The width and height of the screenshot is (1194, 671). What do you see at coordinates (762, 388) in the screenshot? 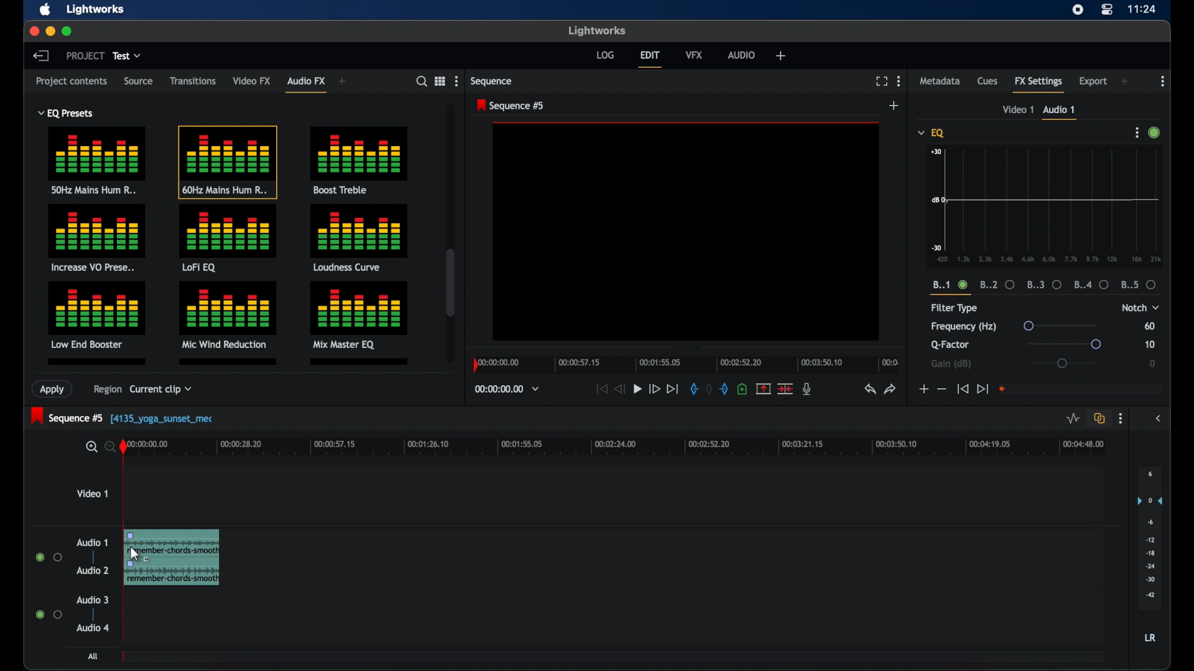
I see `remove marked section` at bounding box center [762, 388].